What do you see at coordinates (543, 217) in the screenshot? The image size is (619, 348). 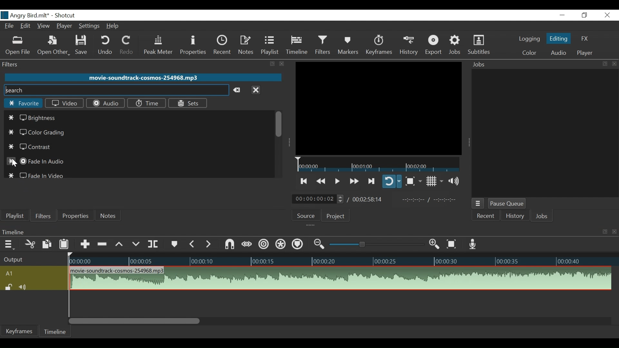 I see `Jobs` at bounding box center [543, 217].